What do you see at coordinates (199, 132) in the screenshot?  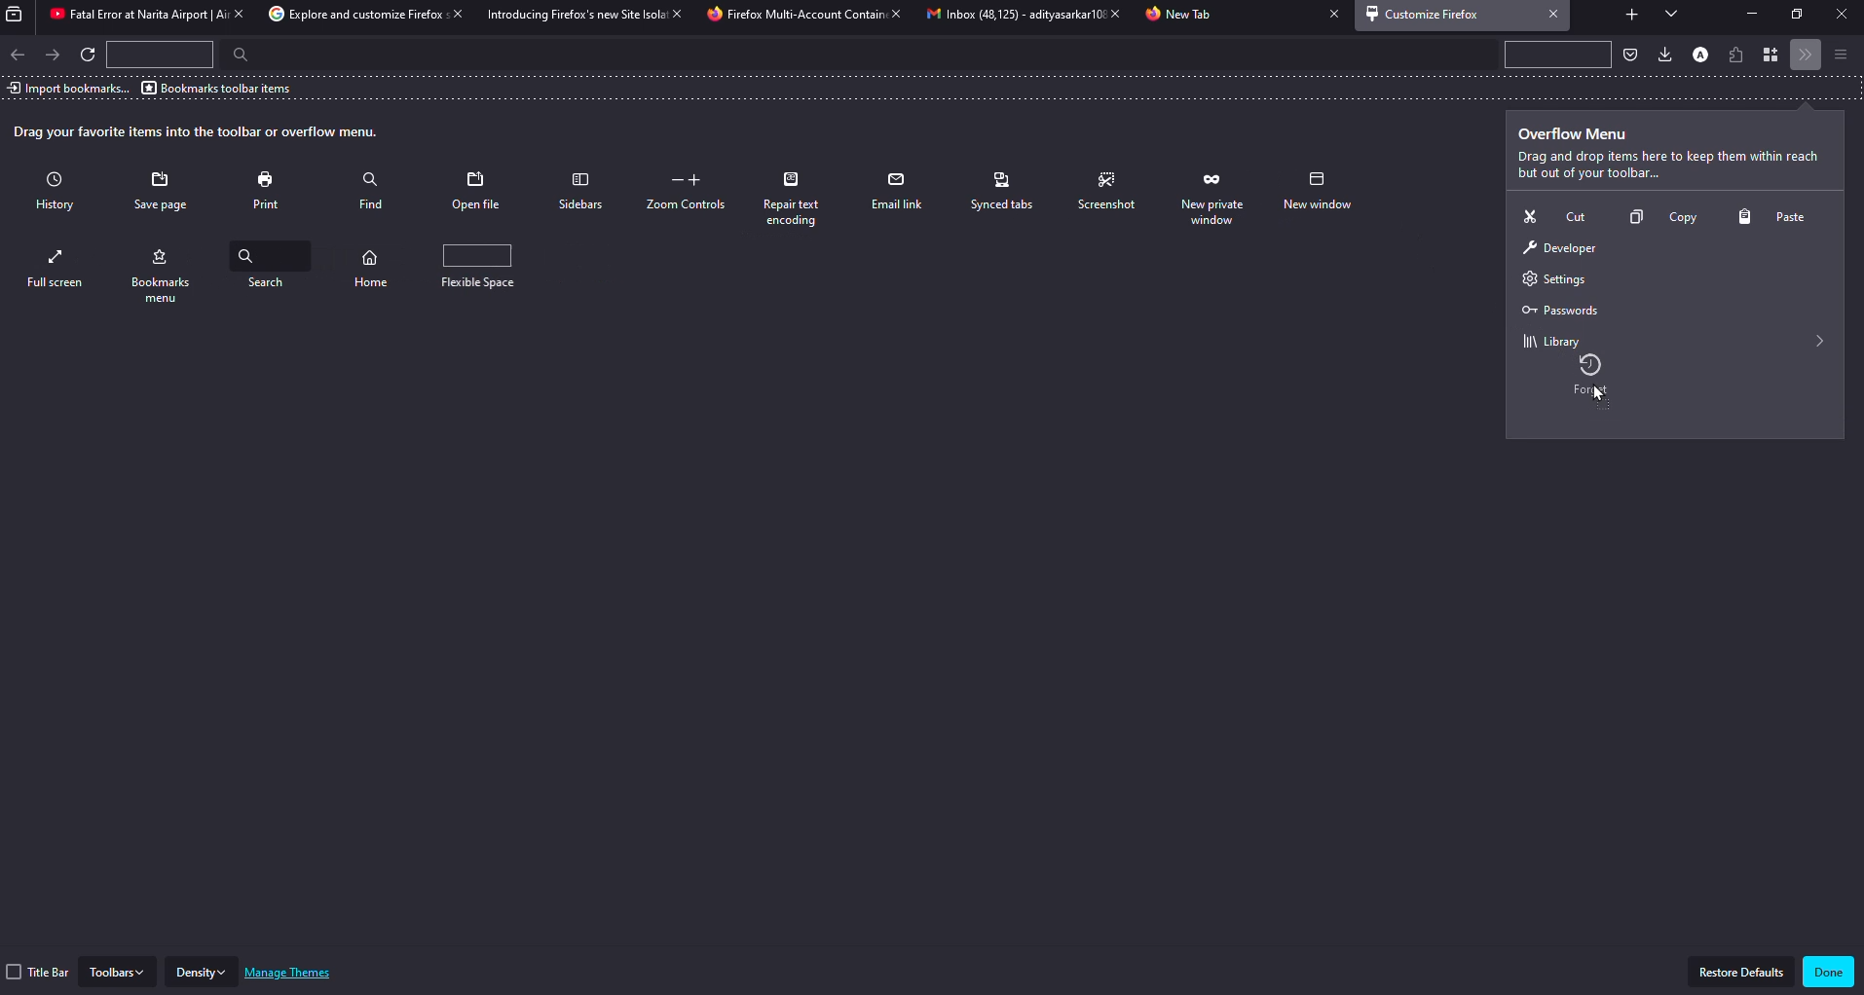 I see `drag` at bounding box center [199, 132].